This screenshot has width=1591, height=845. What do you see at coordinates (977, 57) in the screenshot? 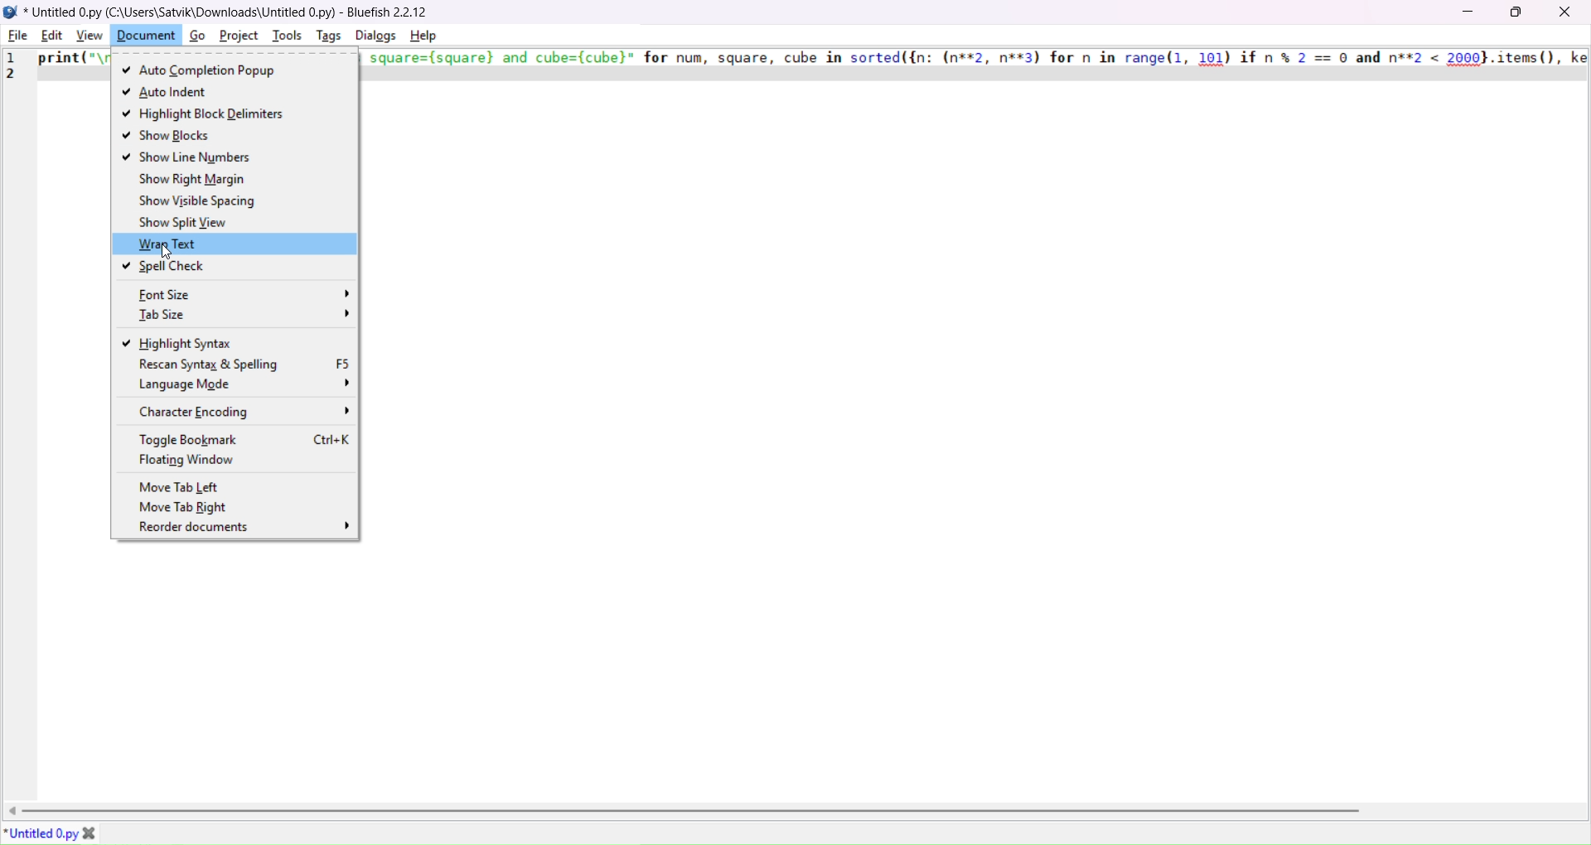
I see `square=(square) and cube=(cube)" for num, square, cube in sorted({n: (n**2, n**3) for n in range (1, 101) if n % 2 == 0 and n**2  < 2000},items(), ke` at bounding box center [977, 57].